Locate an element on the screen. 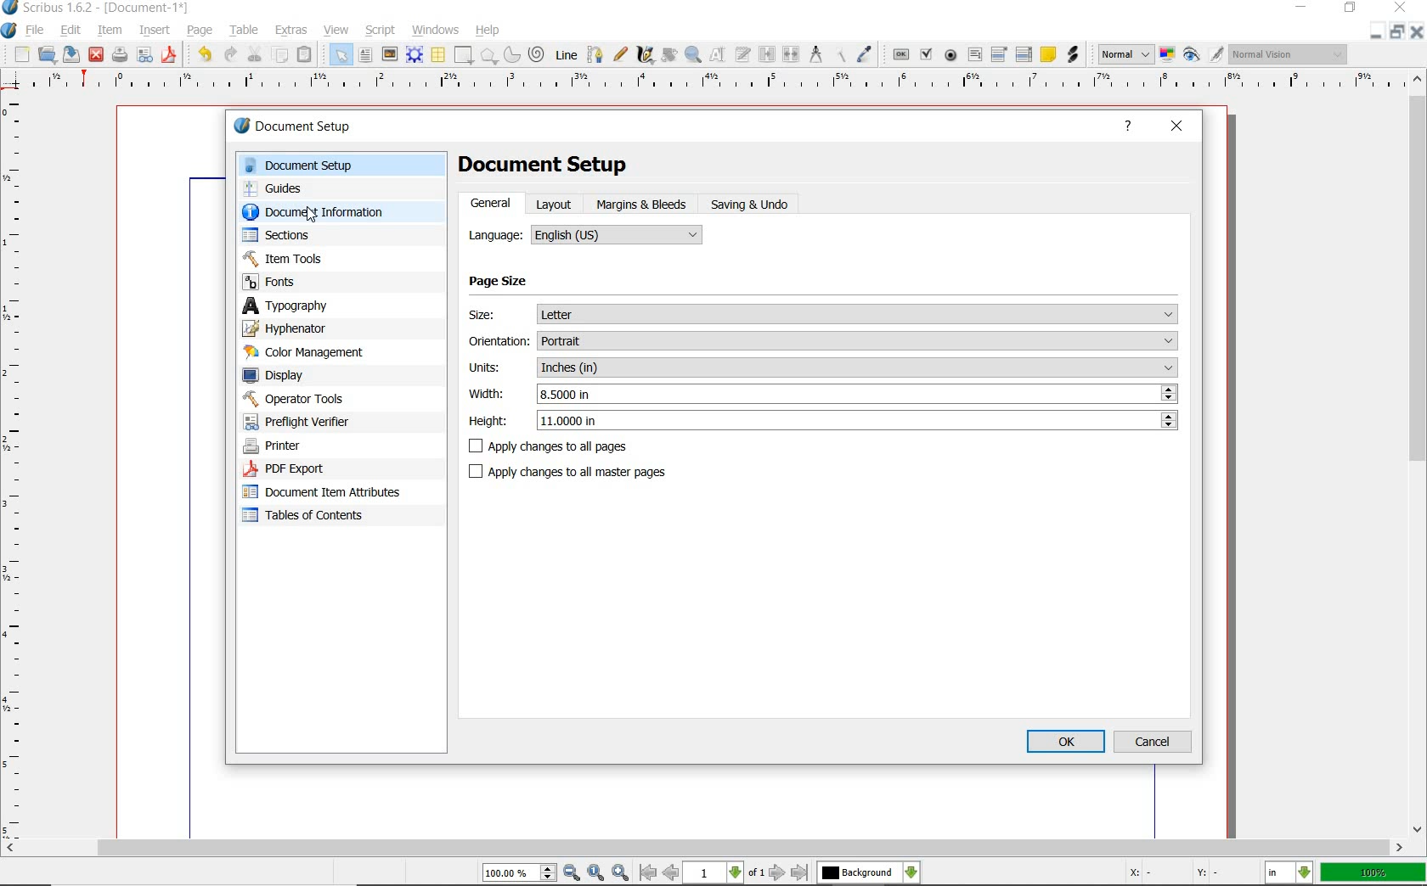  open is located at coordinates (48, 54).